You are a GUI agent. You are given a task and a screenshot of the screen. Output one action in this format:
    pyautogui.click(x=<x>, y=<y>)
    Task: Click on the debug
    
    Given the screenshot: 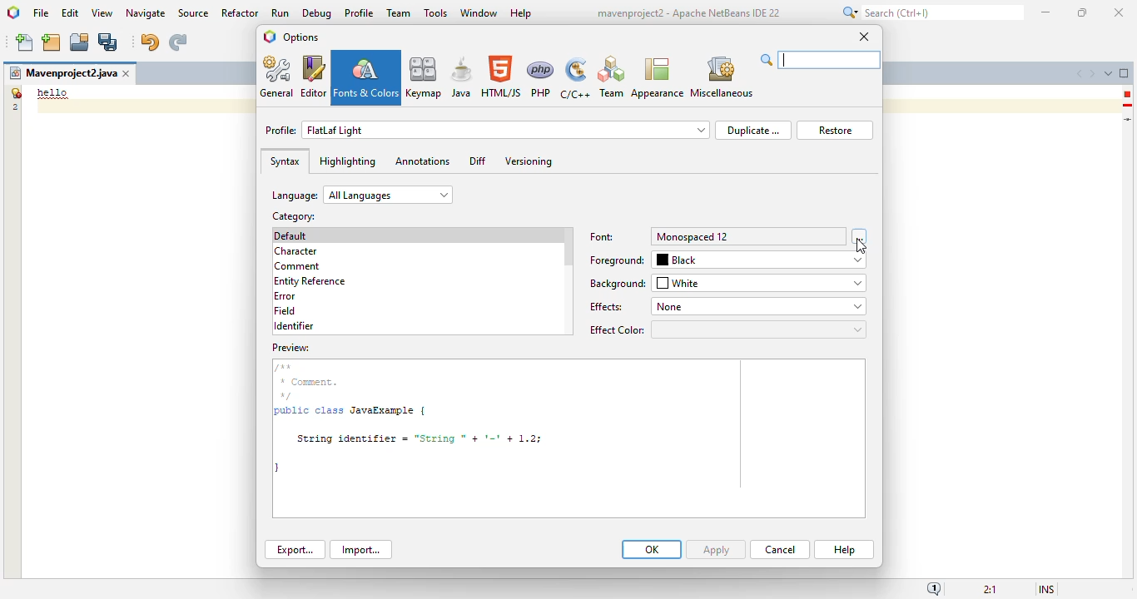 What is the action you would take?
    pyautogui.click(x=318, y=13)
    